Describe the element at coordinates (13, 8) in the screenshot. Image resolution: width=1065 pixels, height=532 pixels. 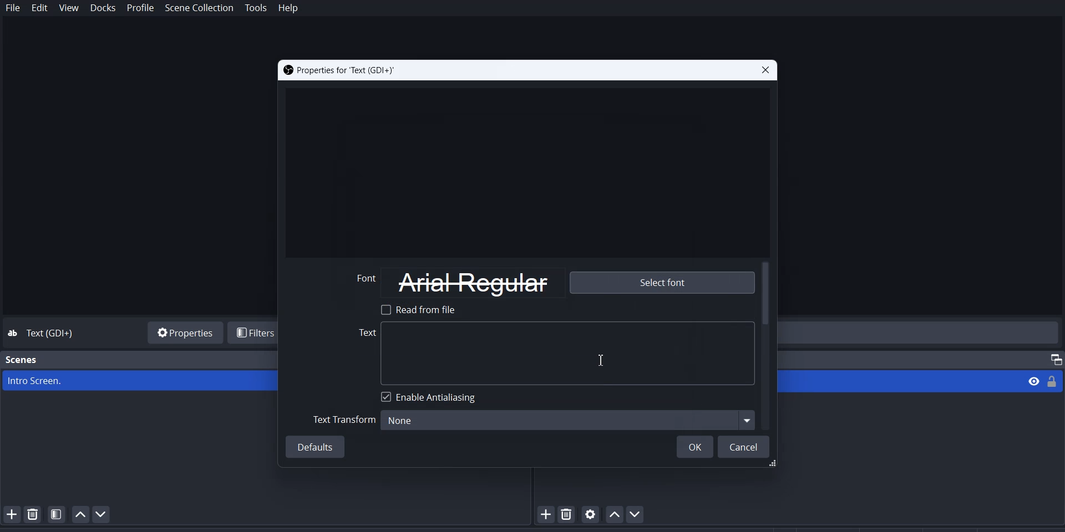
I see `File` at that location.